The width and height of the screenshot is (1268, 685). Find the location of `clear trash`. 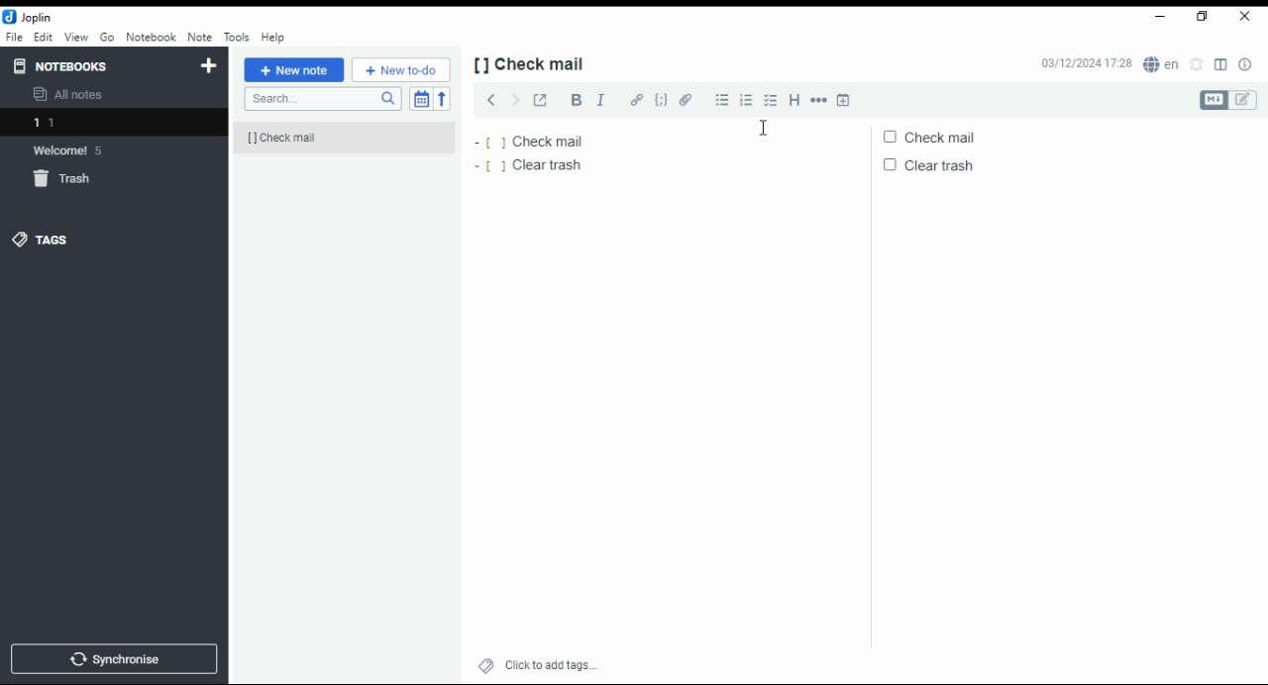

clear trash is located at coordinates (939, 163).